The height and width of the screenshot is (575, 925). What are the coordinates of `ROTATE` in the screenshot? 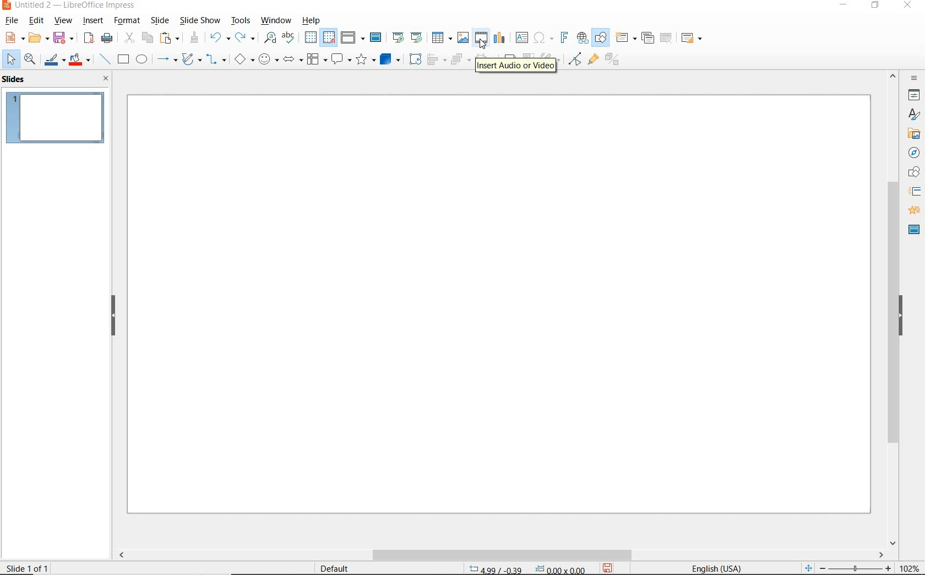 It's located at (413, 59).